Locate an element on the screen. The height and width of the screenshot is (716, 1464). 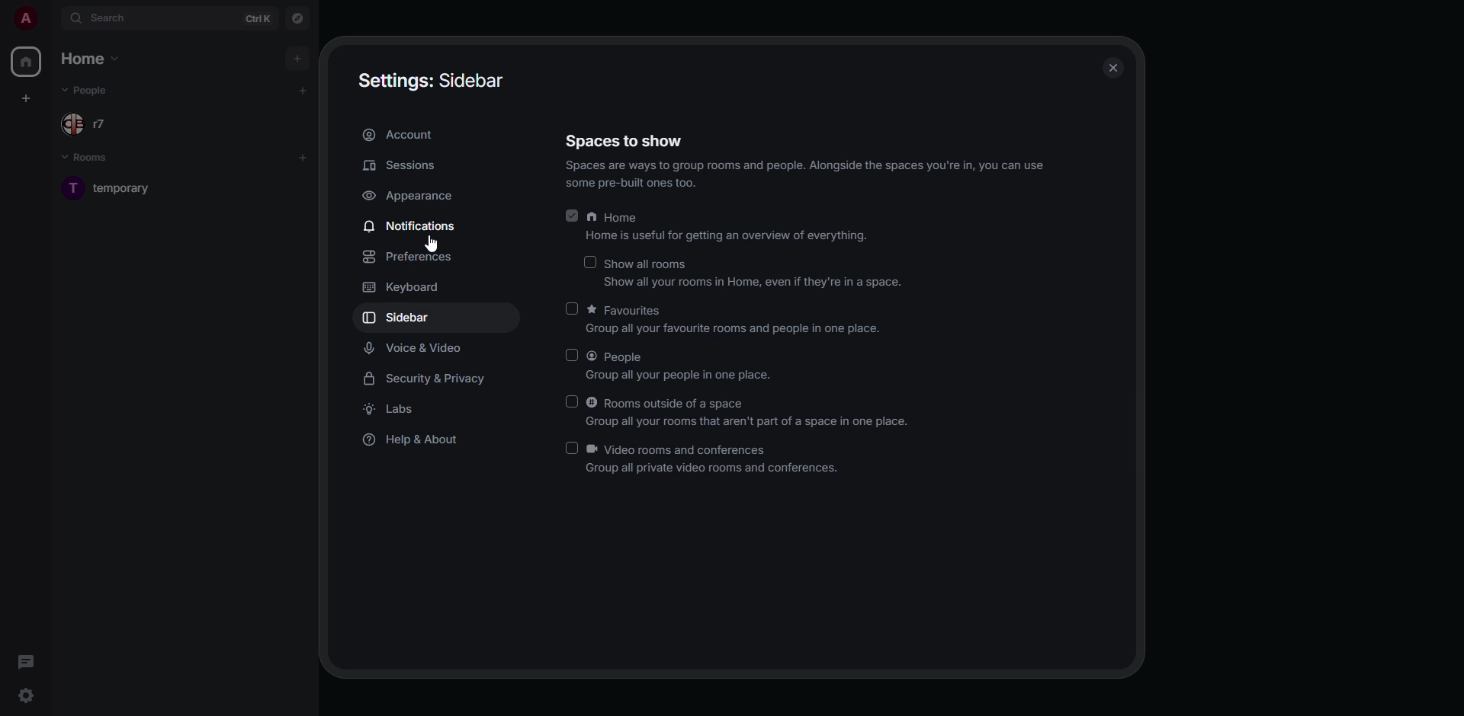
enabled is located at coordinates (569, 215).